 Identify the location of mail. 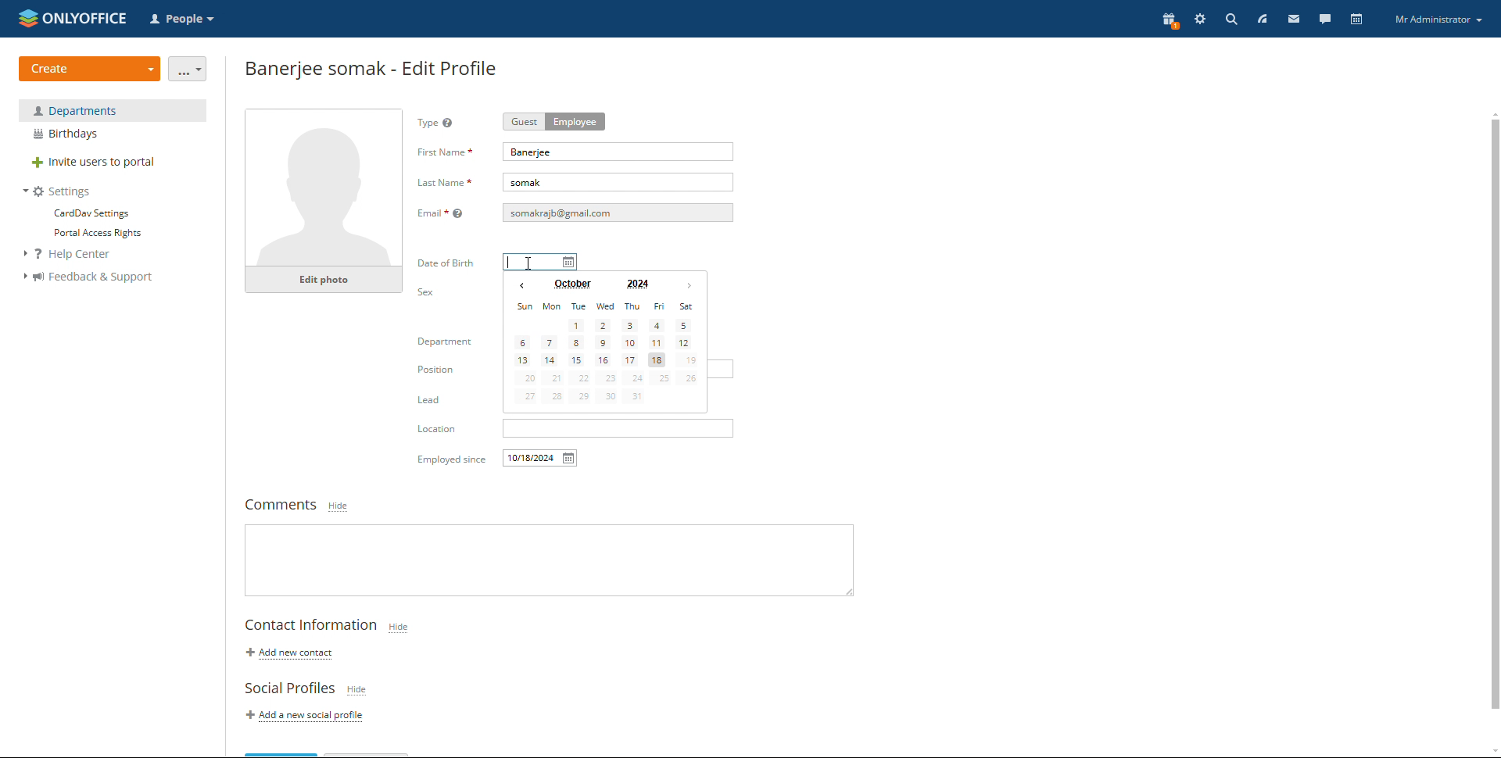
(1292, 19).